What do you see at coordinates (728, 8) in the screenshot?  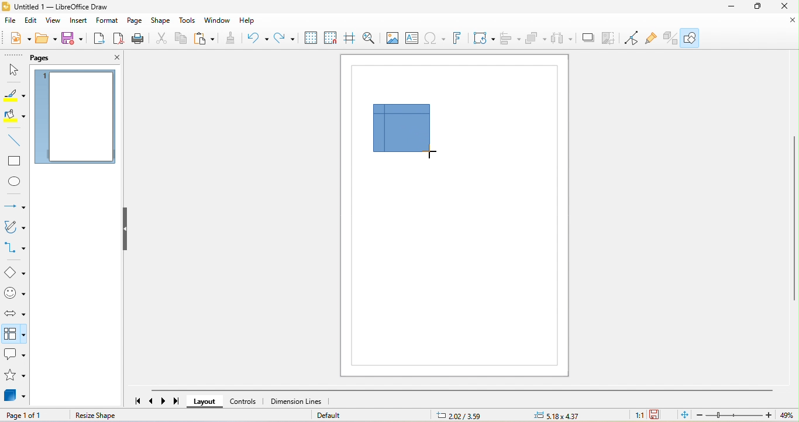 I see `minimize` at bounding box center [728, 8].